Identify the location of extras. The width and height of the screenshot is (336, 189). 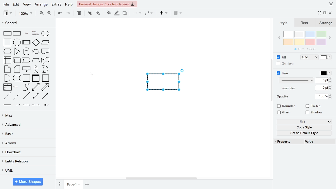
(56, 4).